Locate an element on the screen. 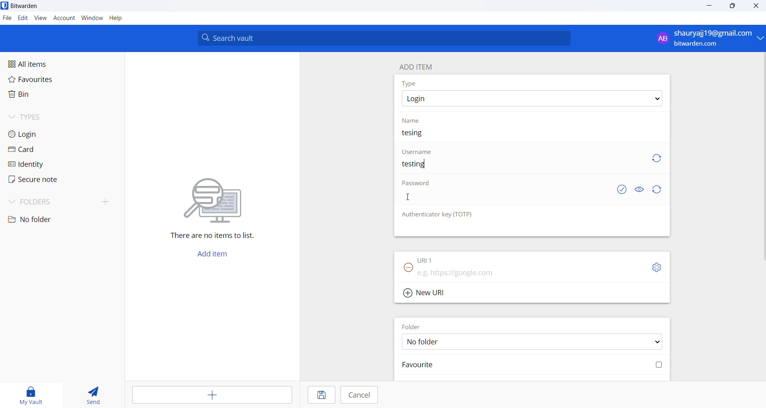  view is located at coordinates (40, 20).